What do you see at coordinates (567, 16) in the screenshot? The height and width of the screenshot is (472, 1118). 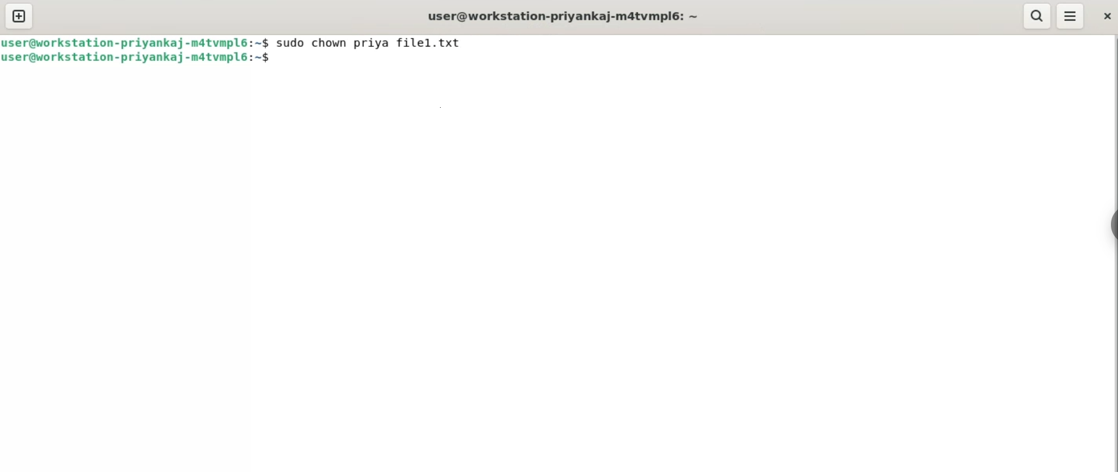 I see `user@workstation-priyankaj-m4tvmpl6: ~` at bounding box center [567, 16].